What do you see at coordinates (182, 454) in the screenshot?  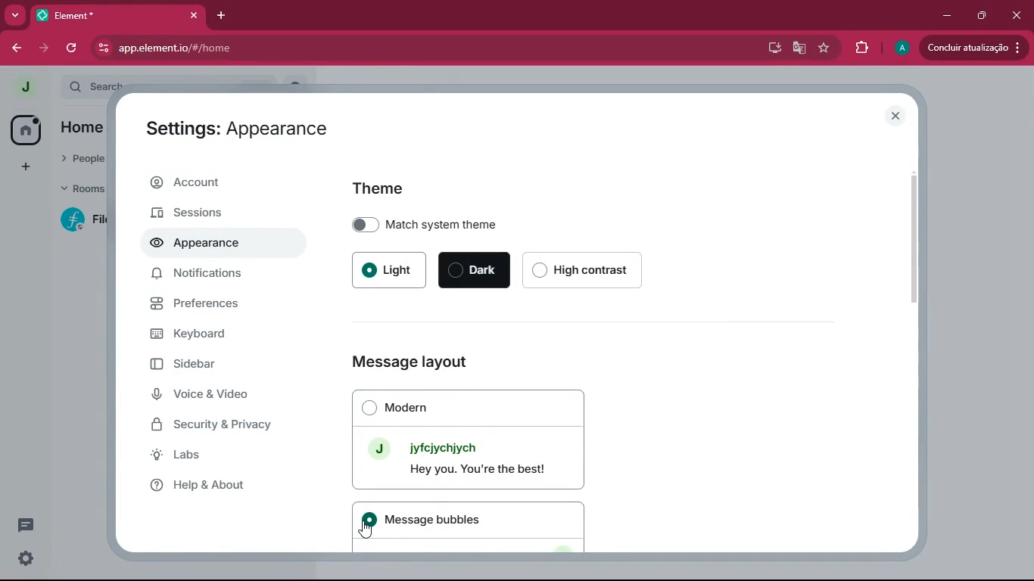 I see `Labs` at bounding box center [182, 454].